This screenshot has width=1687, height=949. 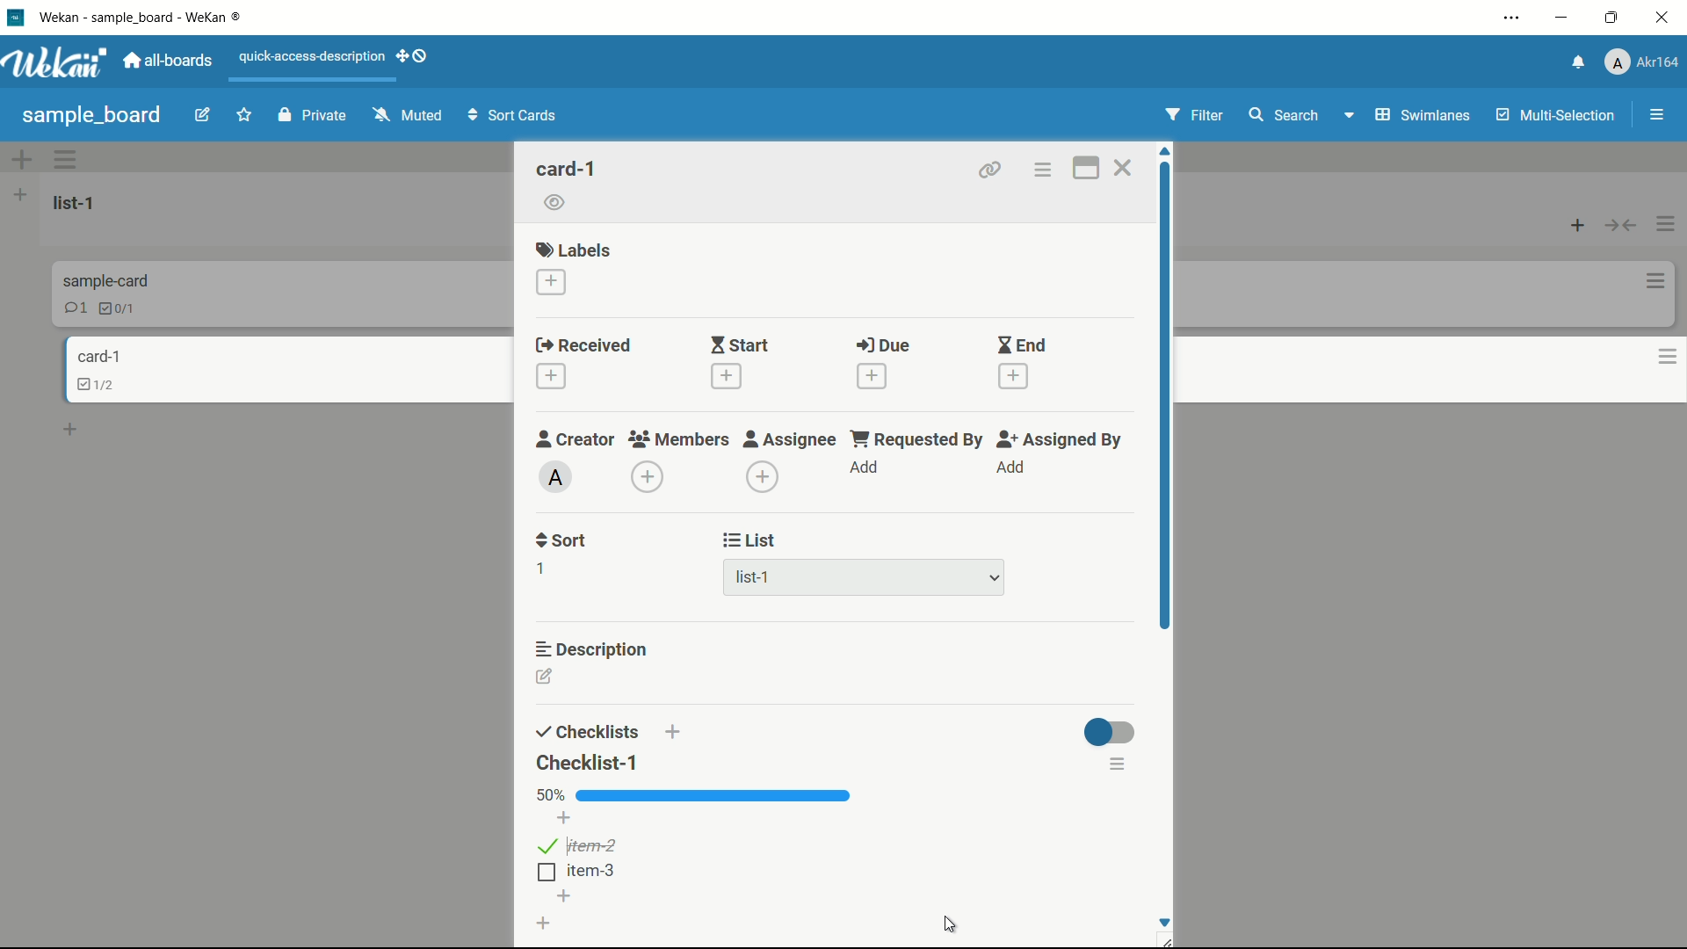 I want to click on close card, so click(x=1126, y=170).